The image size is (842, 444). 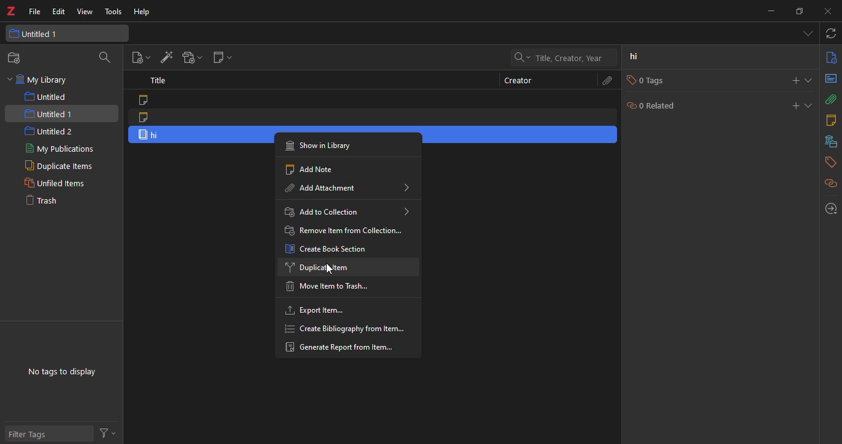 I want to click on tab, so click(x=805, y=34).